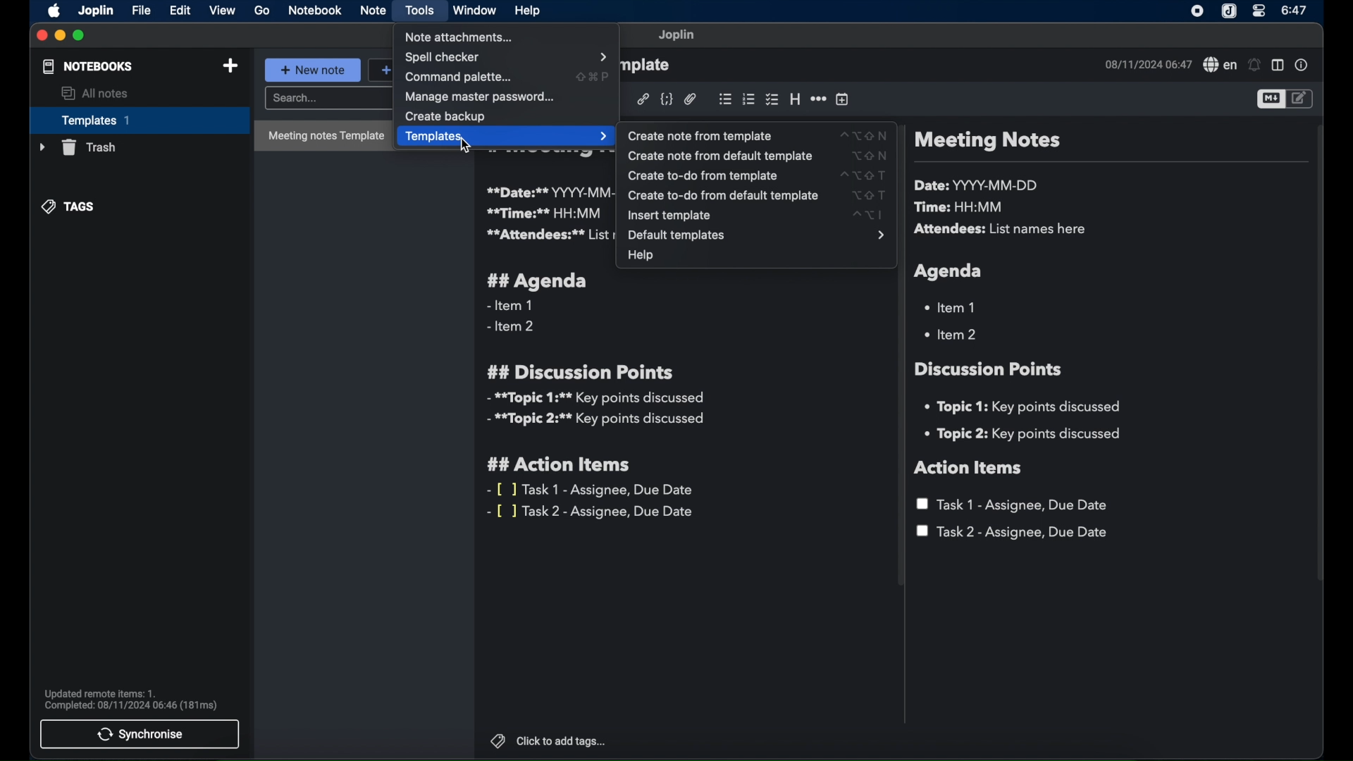  I want to click on close, so click(42, 37).